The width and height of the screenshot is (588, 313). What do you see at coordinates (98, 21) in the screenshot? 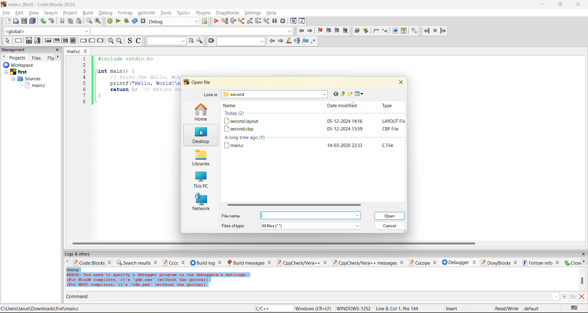
I see `replace` at bounding box center [98, 21].